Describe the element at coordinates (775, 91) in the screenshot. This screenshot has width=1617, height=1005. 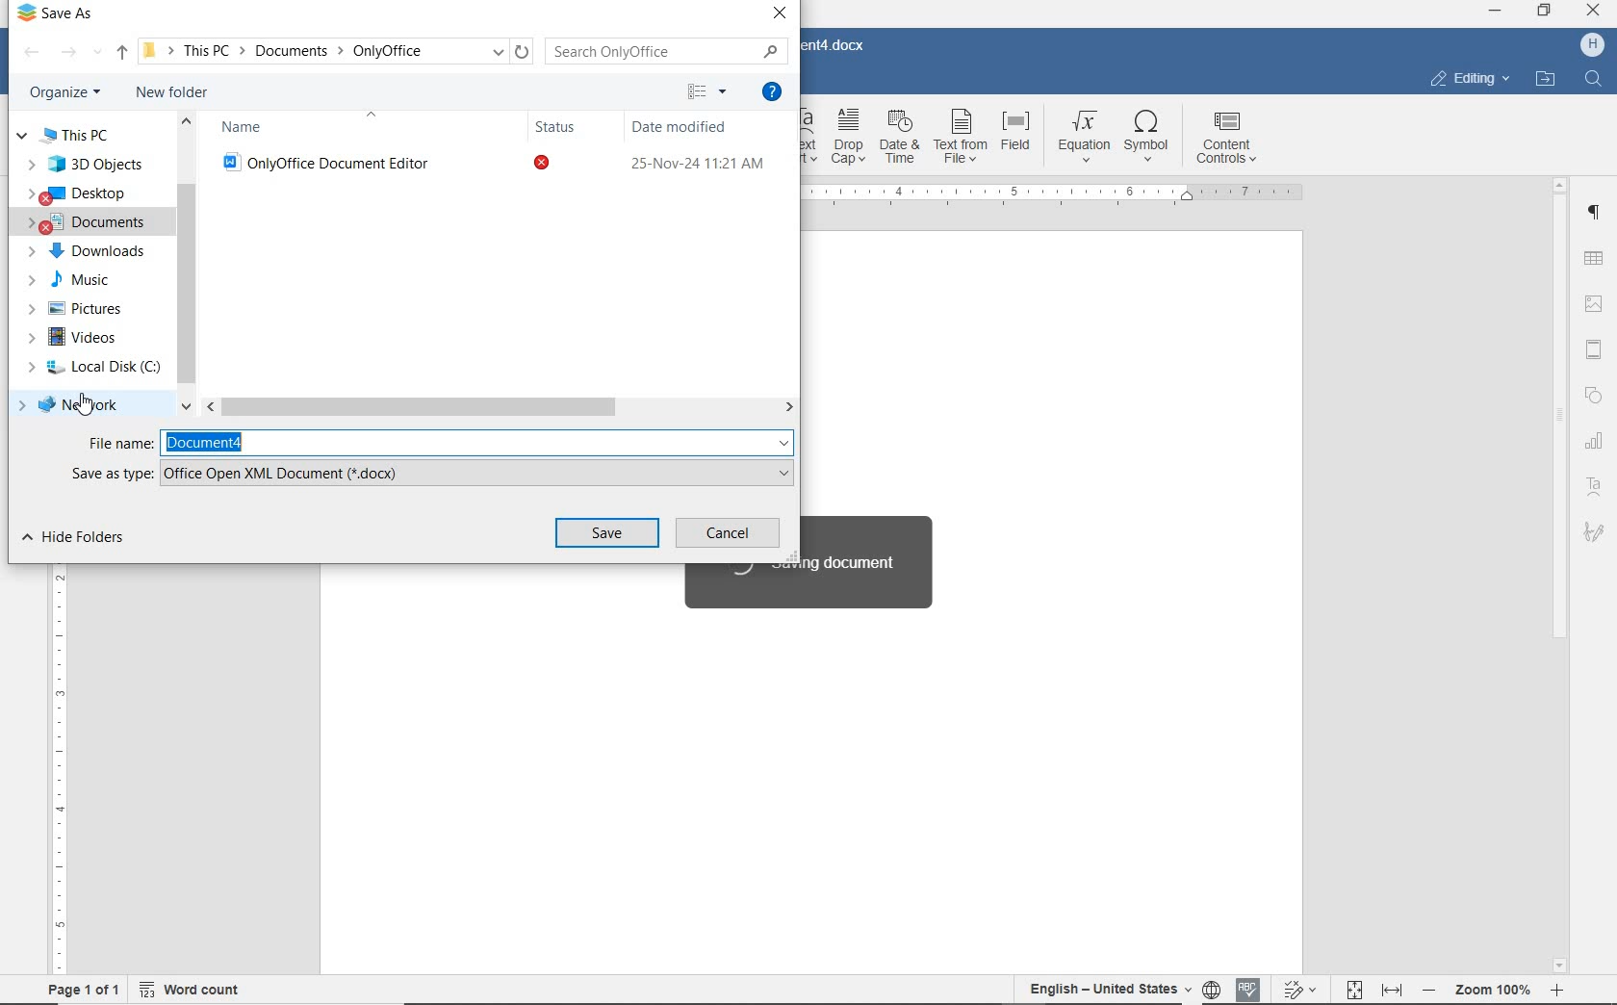
I see `get help` at that location.